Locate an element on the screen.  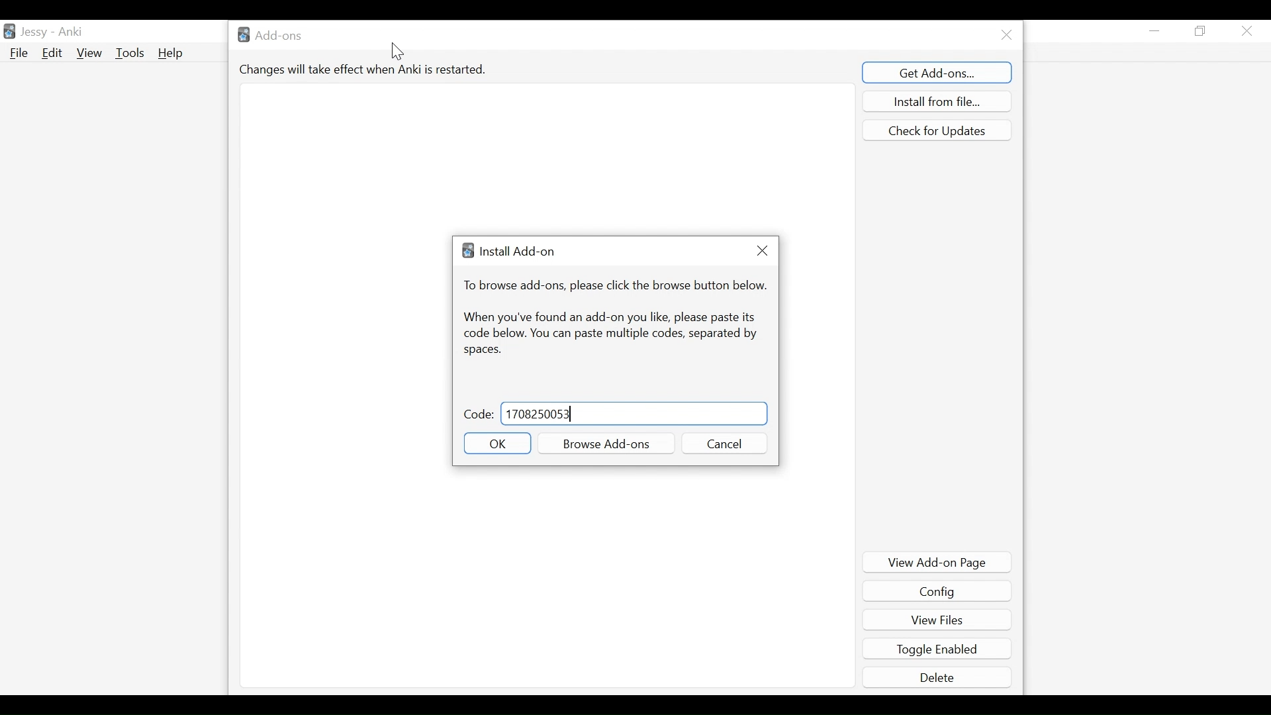
File is located at coordinates (19, 53).